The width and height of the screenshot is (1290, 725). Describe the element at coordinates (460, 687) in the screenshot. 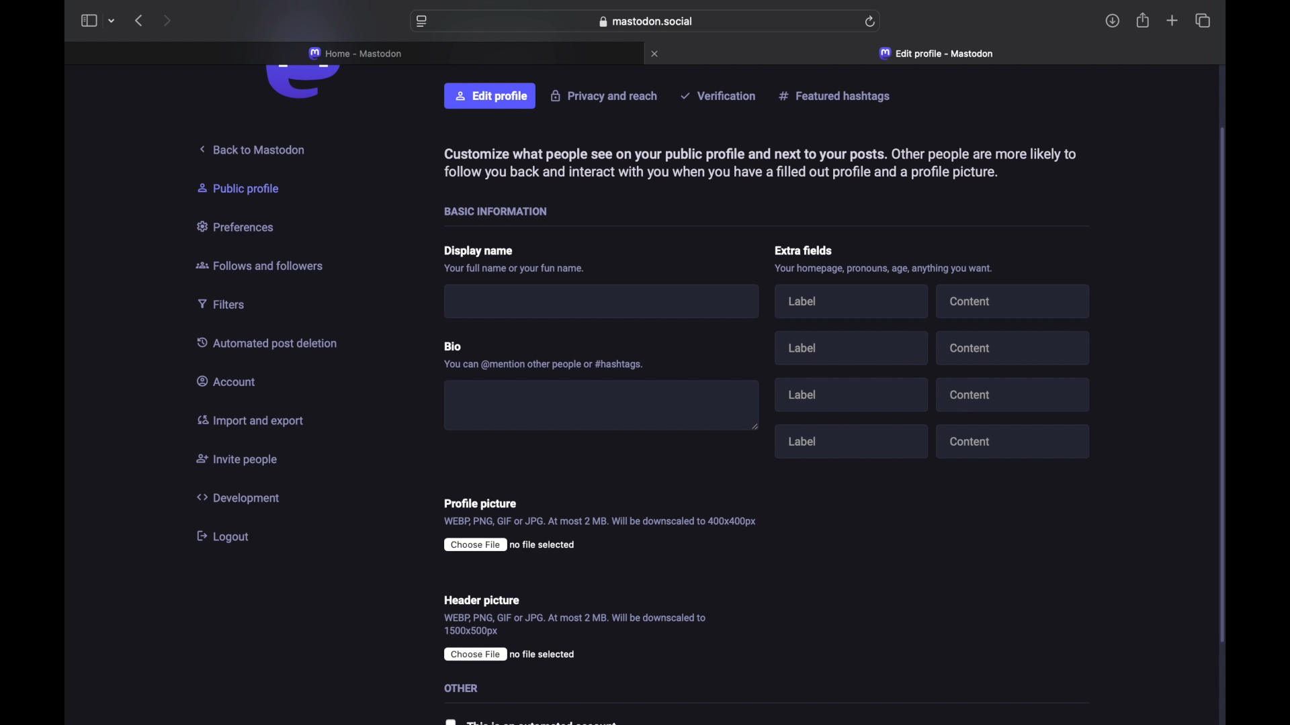

I see `other` at that location.